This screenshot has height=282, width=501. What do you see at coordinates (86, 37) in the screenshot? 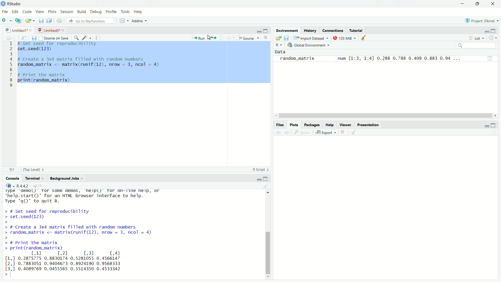
I see `spark` at bounding box center [86, 37].